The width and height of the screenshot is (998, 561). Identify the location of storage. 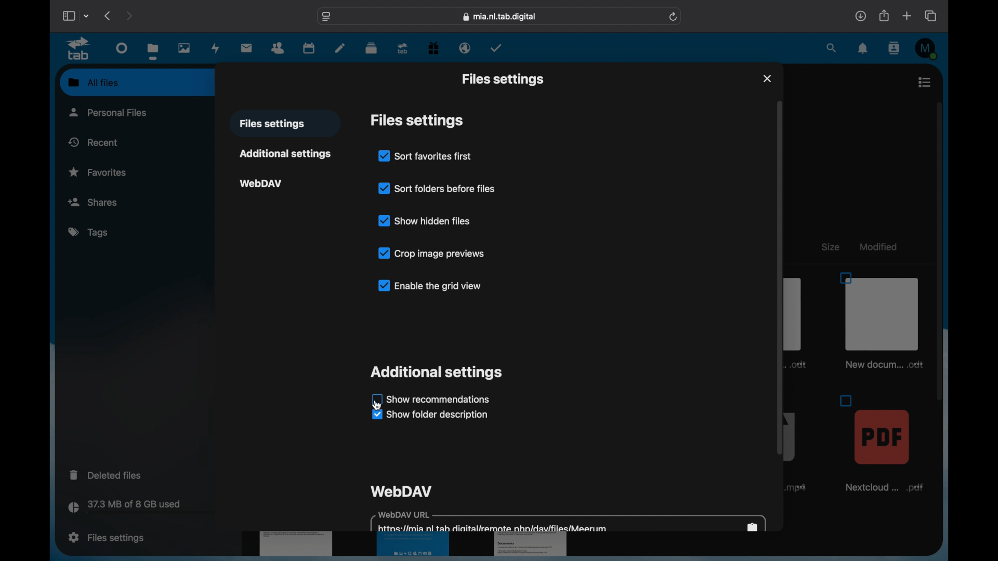
(146, 508).